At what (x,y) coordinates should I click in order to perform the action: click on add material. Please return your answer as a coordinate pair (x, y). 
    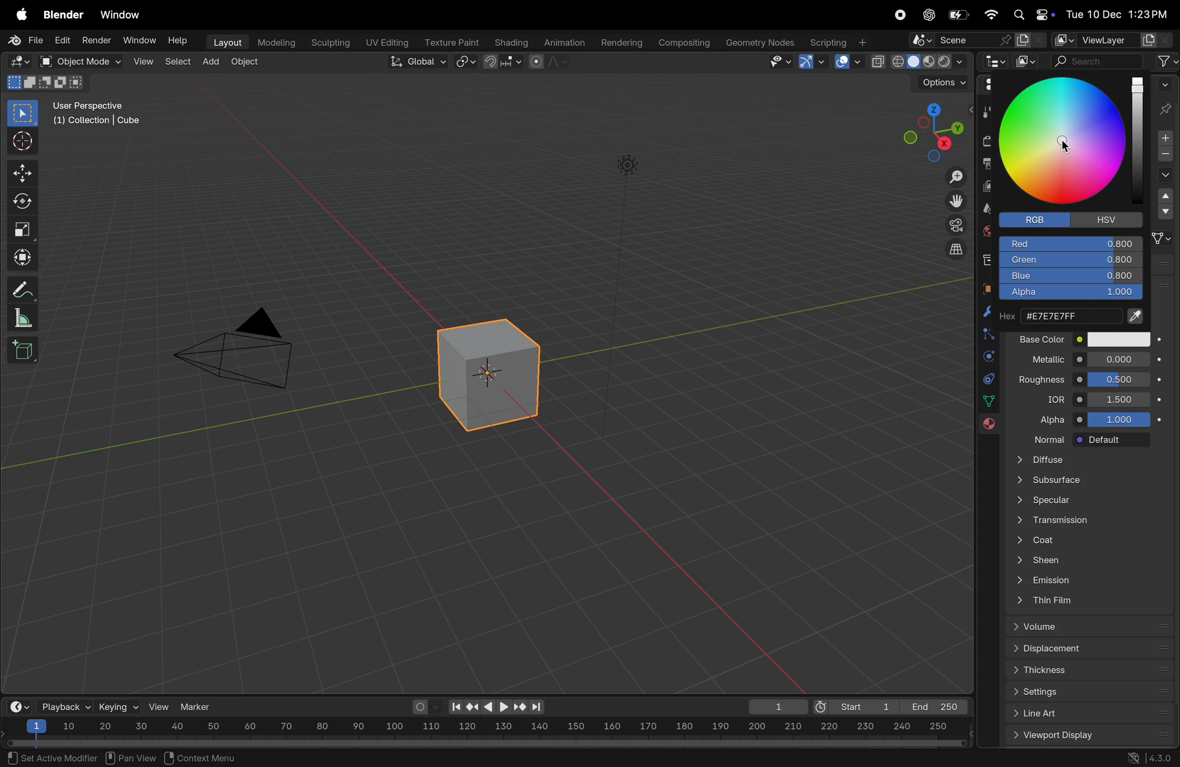
    Looking at the image, I should click on (1163, 139).